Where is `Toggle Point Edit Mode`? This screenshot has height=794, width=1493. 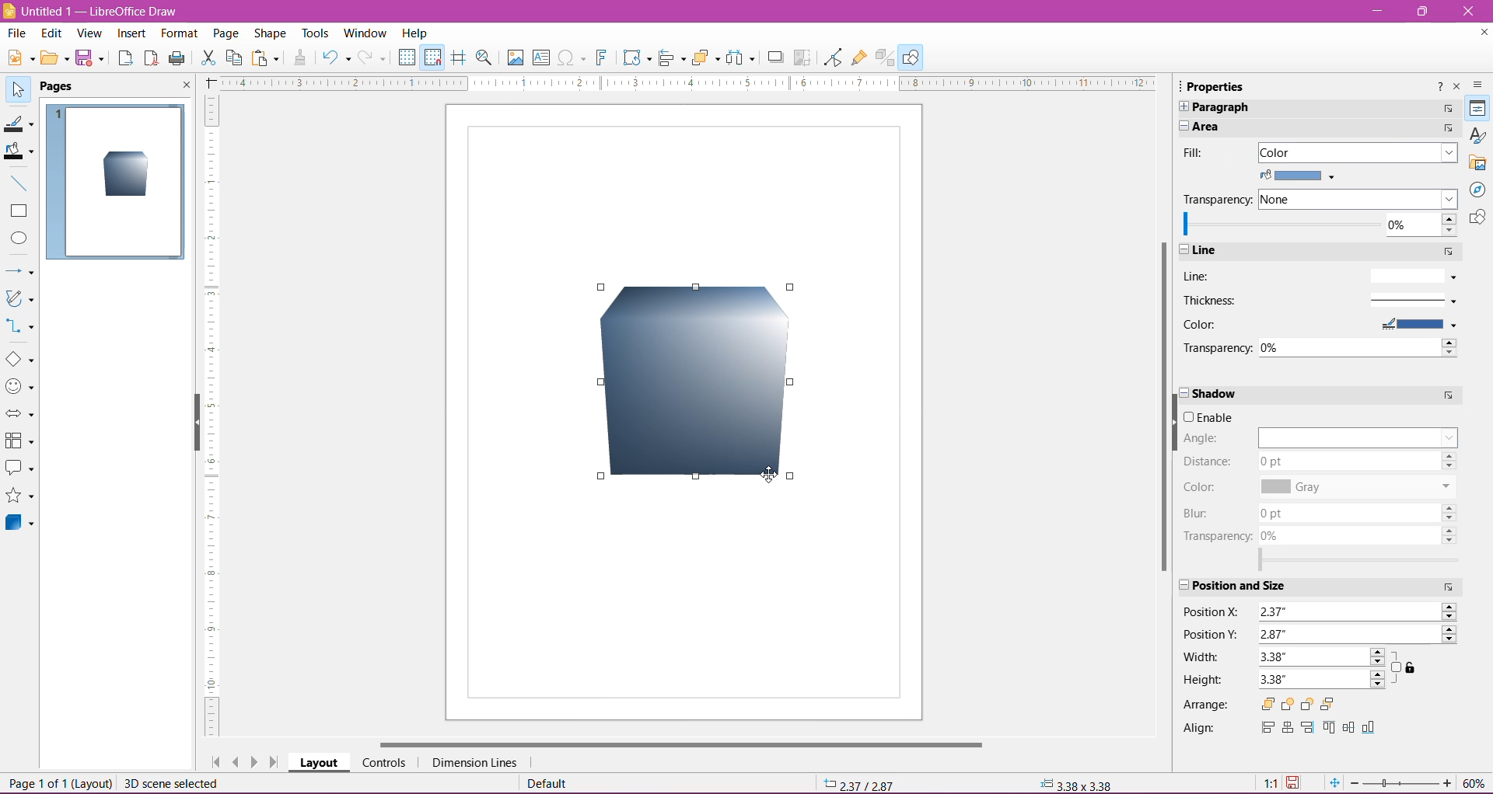
Toggle Point Edit Mode is located at coordinates (832, 57).